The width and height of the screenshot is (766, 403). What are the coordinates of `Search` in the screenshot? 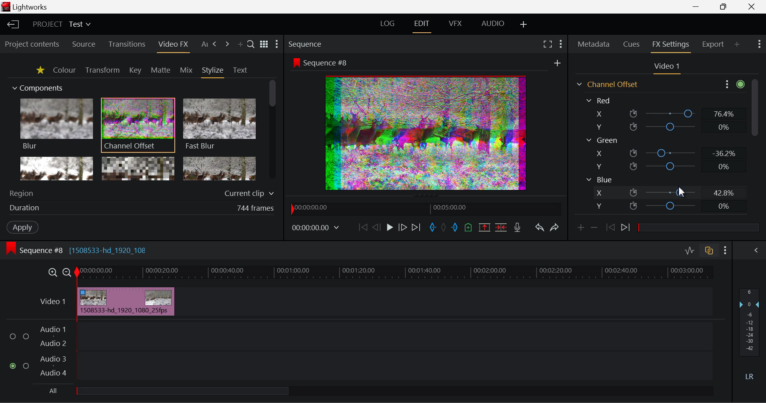 It's located at (251, 44).